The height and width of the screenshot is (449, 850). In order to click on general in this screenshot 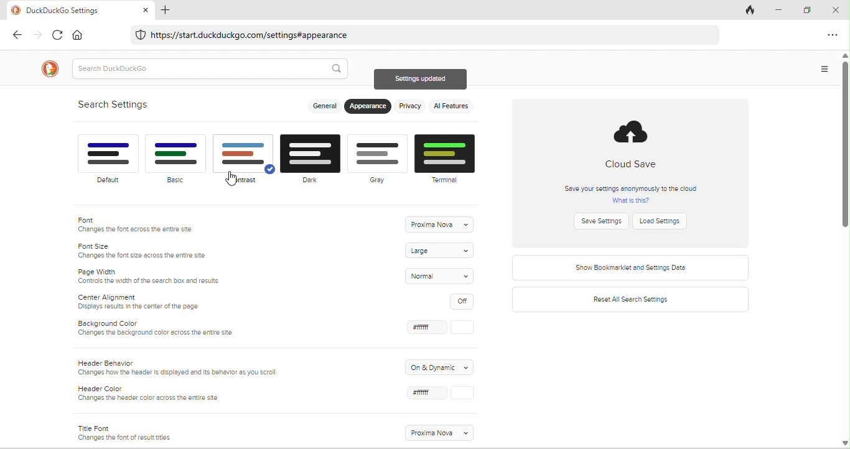, I will do `click(324, 107)`.